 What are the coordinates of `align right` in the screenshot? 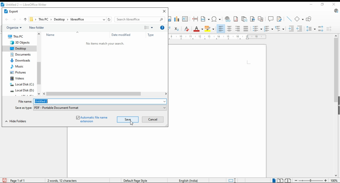 It's located at (238, 29).